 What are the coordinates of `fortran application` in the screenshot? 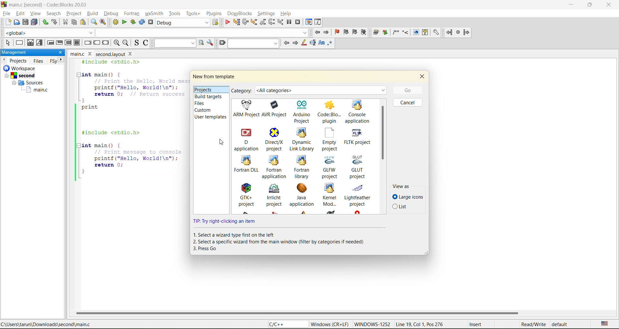 It's located at (276, 167).